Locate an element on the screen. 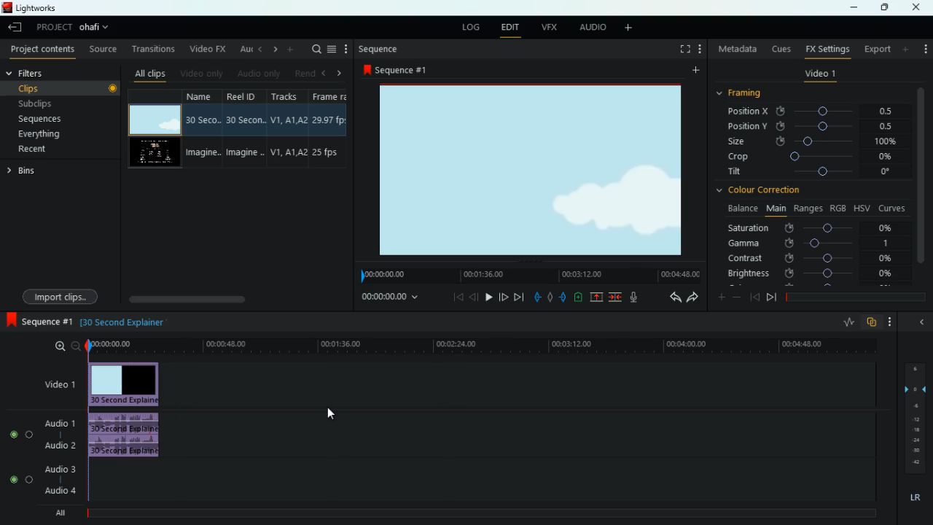  forward is located at coordinates (771, 299).